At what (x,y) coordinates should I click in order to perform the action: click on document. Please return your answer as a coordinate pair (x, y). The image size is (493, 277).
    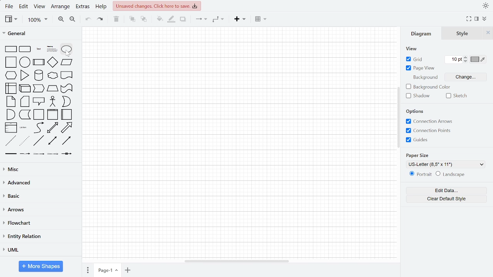
    Looking at the image, I should click on (25, 115).